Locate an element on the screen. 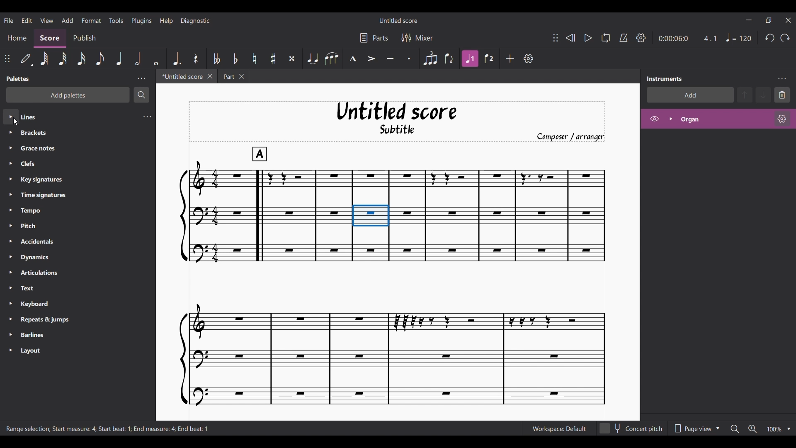 This screenshot has height=448, width=796. Rest is located at coordinates (196, 58).